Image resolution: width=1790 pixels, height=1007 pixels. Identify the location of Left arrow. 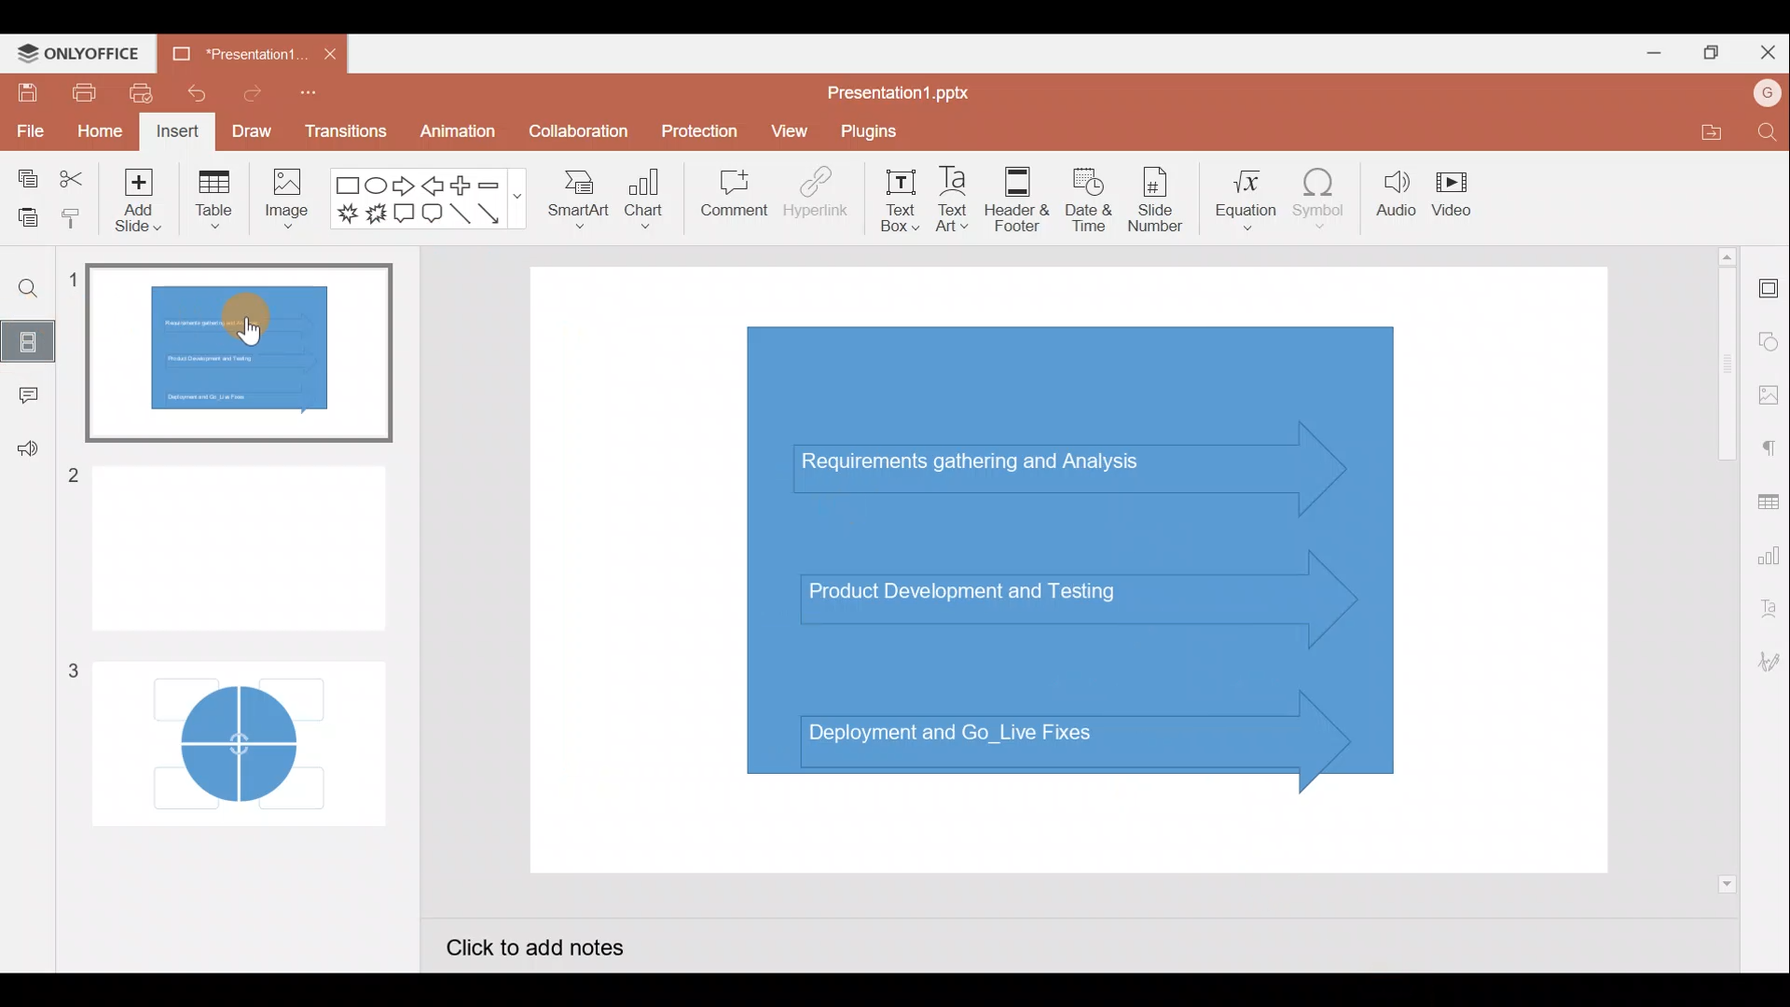
(432, 186).